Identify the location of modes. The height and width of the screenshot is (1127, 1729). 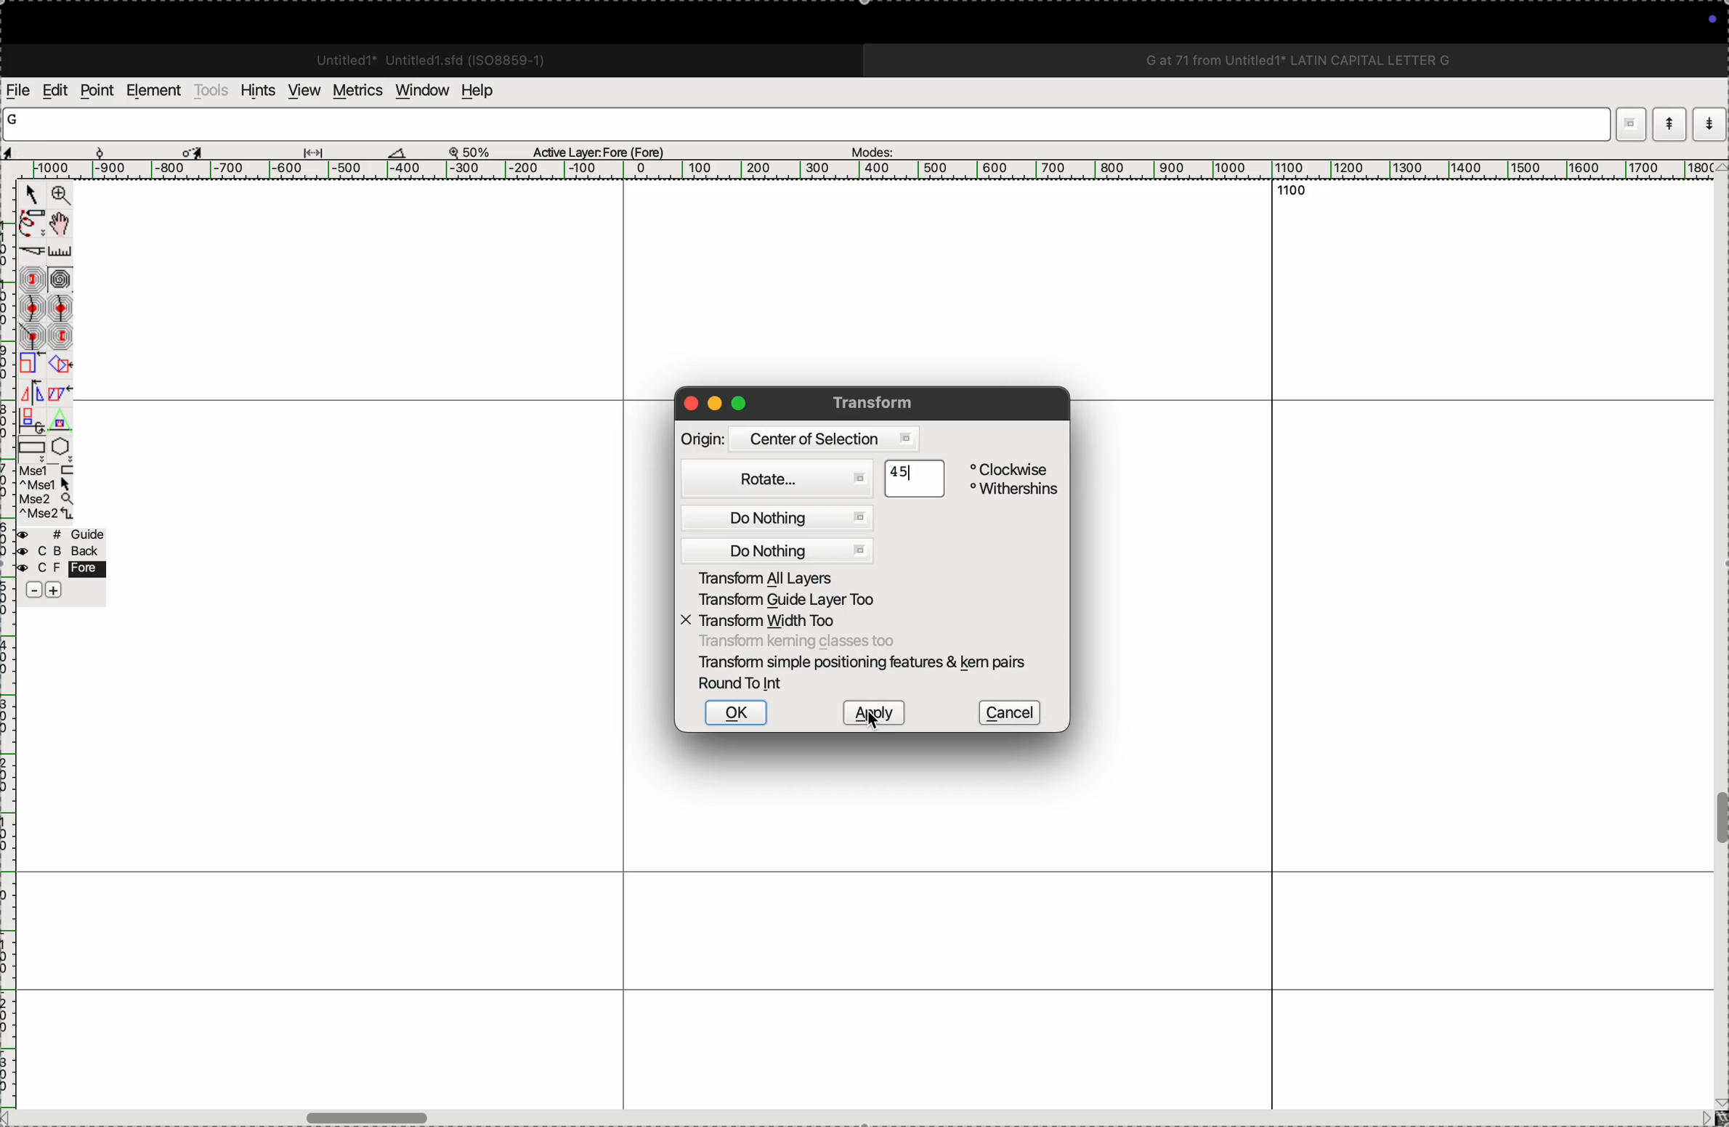
(873, 150).